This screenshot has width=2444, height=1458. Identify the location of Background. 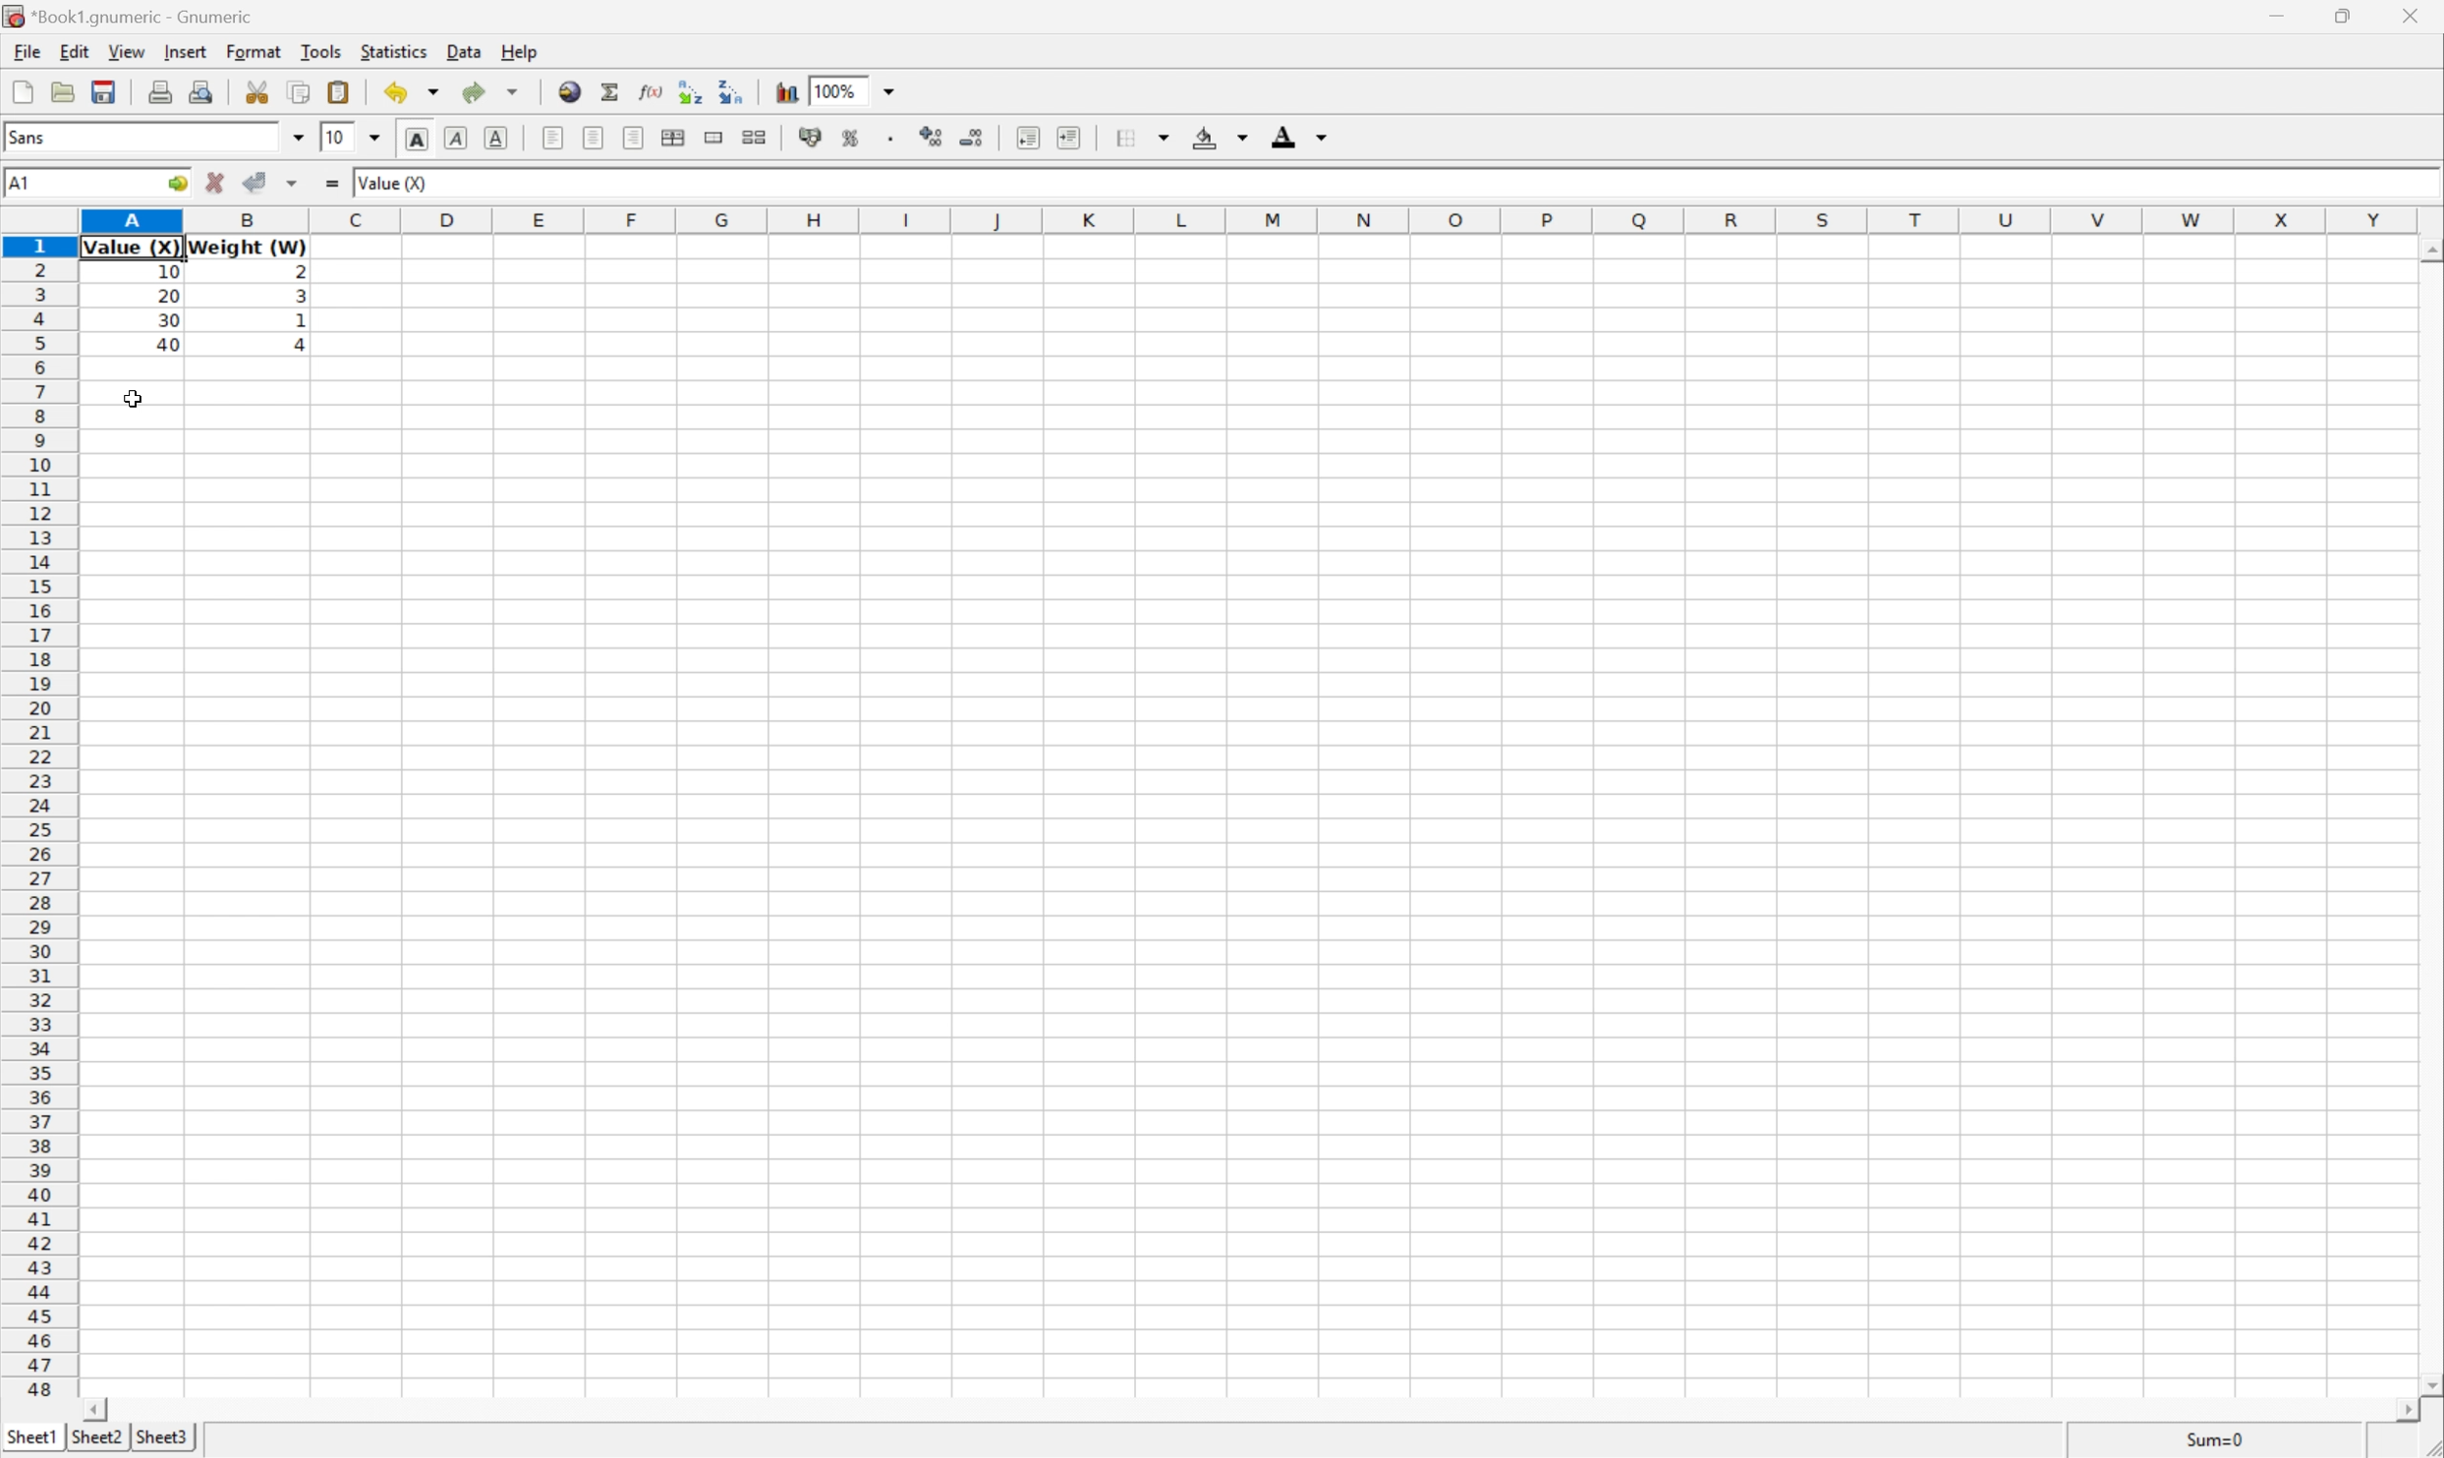
(1220, 135).